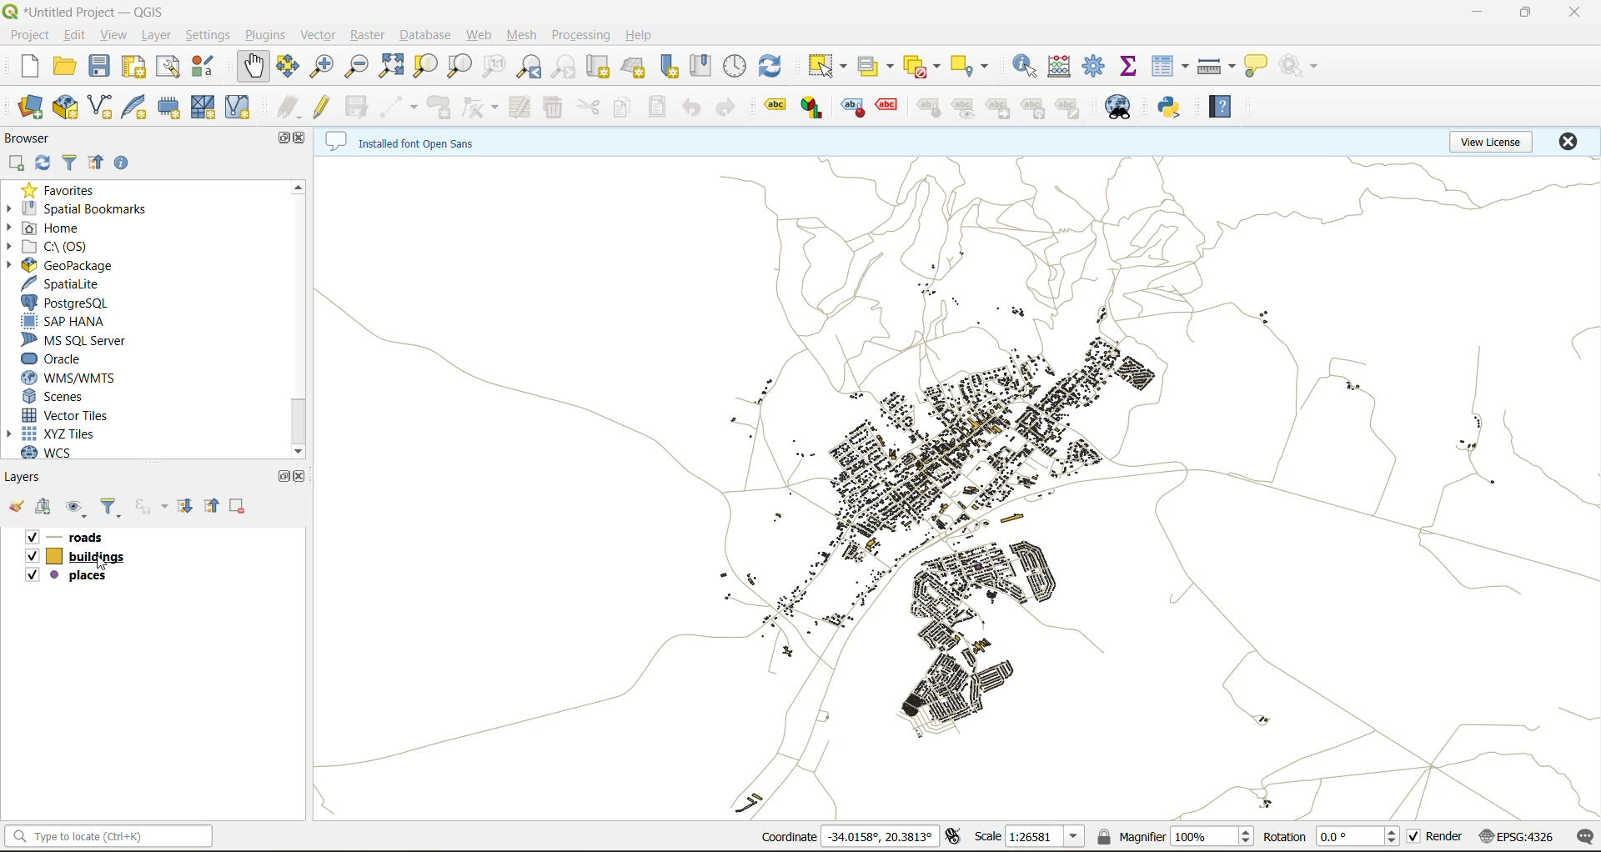 The image size is (1601, 852). Describe the element at coordinates (975, 68) in the screenshot. I see `select location` at that location.